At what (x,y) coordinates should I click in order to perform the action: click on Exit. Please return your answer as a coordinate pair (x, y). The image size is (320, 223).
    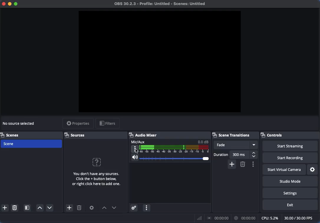
    Looking at the image, I should click on (290, 205).